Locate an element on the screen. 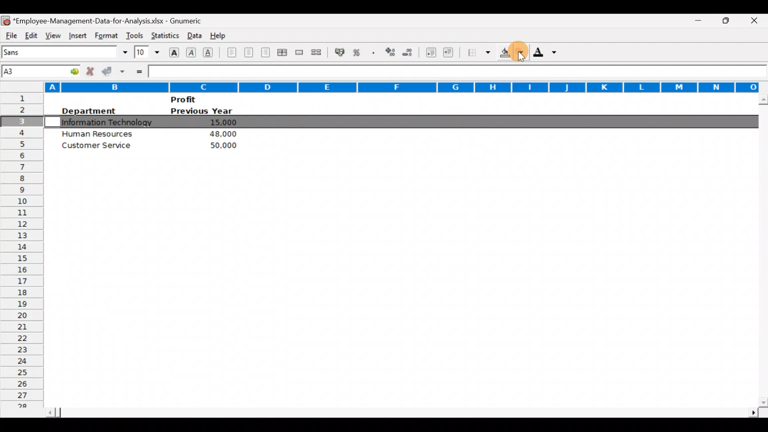 The width and height of the screenshot is (768, 432). Italic is located at coordinates (191, 53).